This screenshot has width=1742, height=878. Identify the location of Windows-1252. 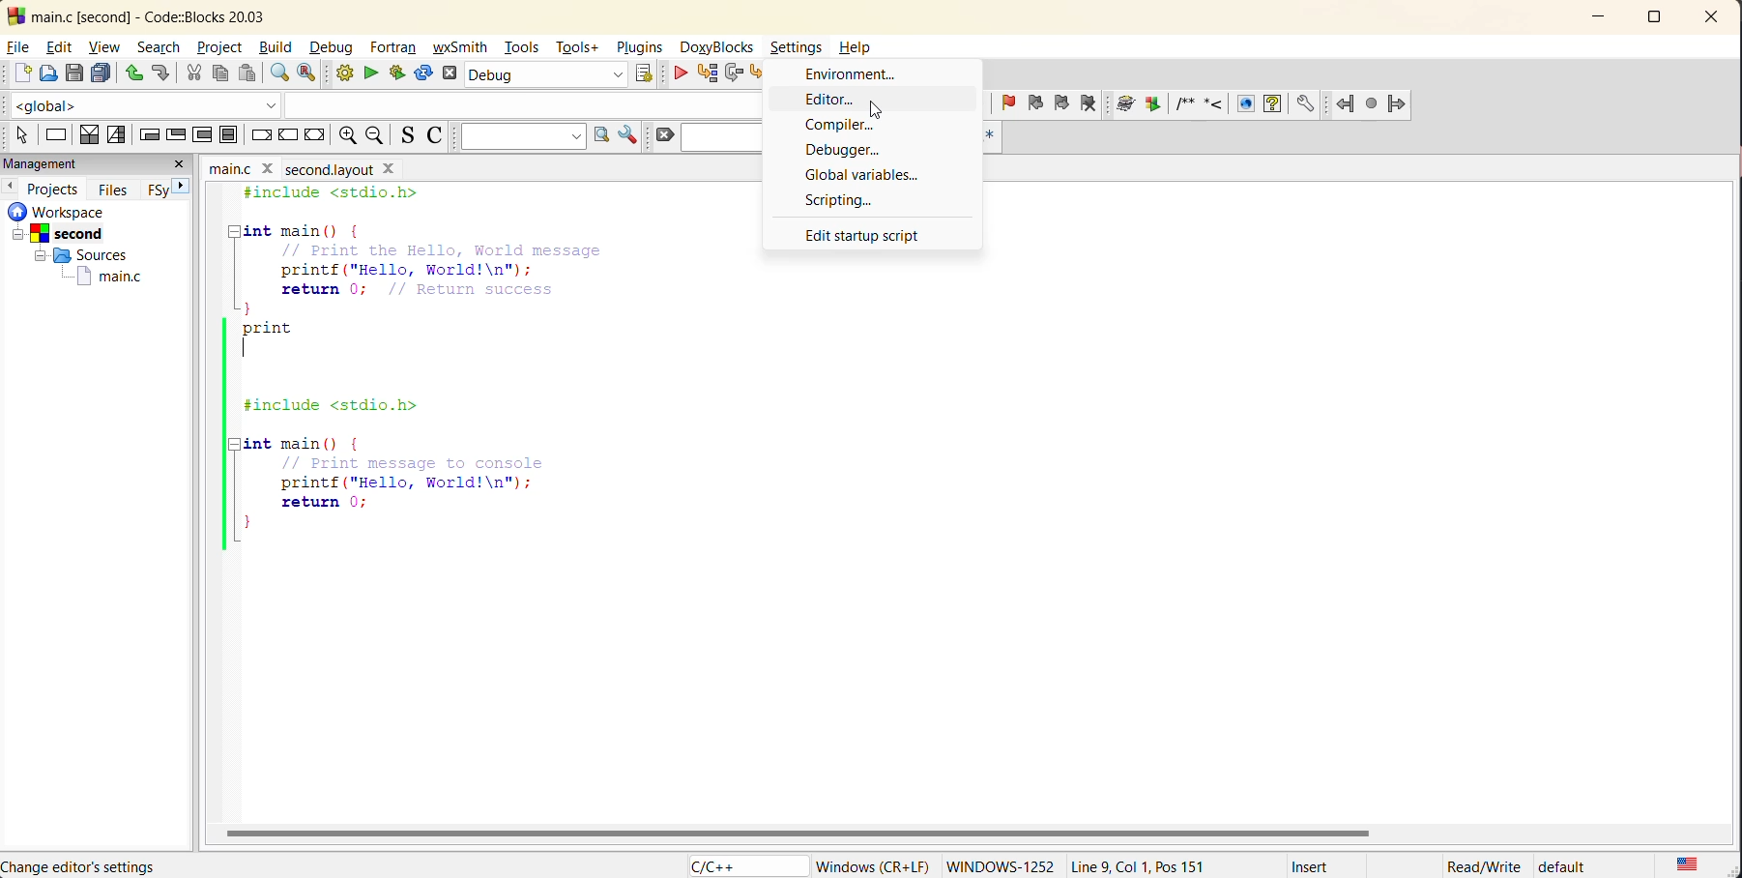
(1000, 864).